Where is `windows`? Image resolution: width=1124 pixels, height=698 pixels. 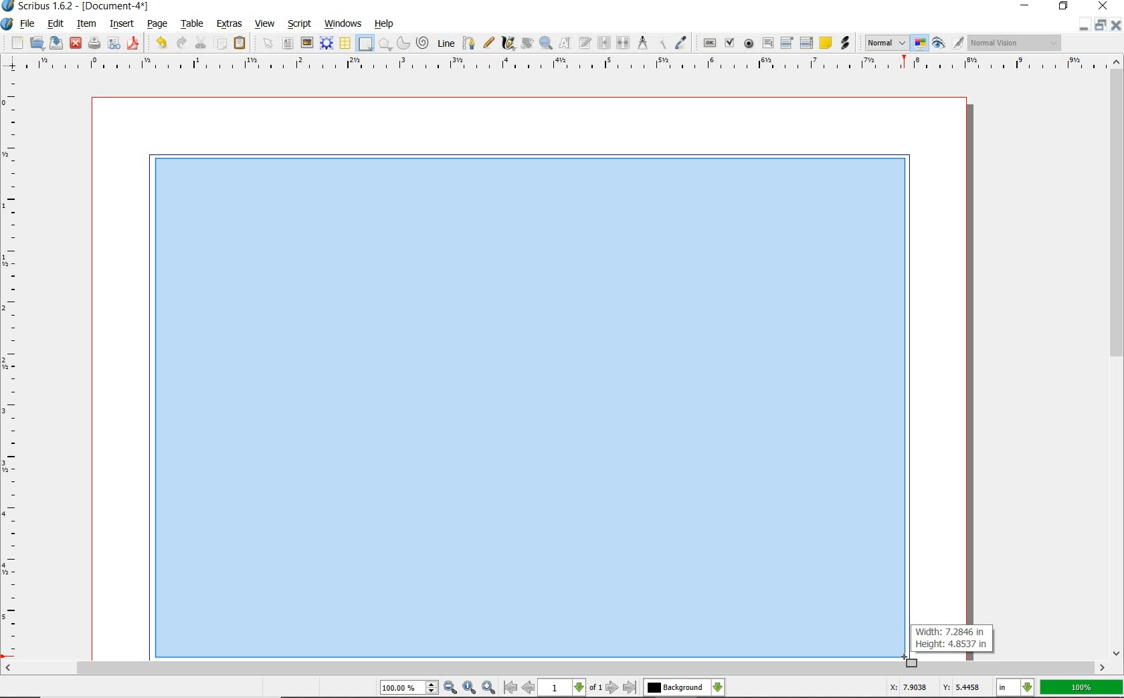 windows is located at coordinates (343, 23).